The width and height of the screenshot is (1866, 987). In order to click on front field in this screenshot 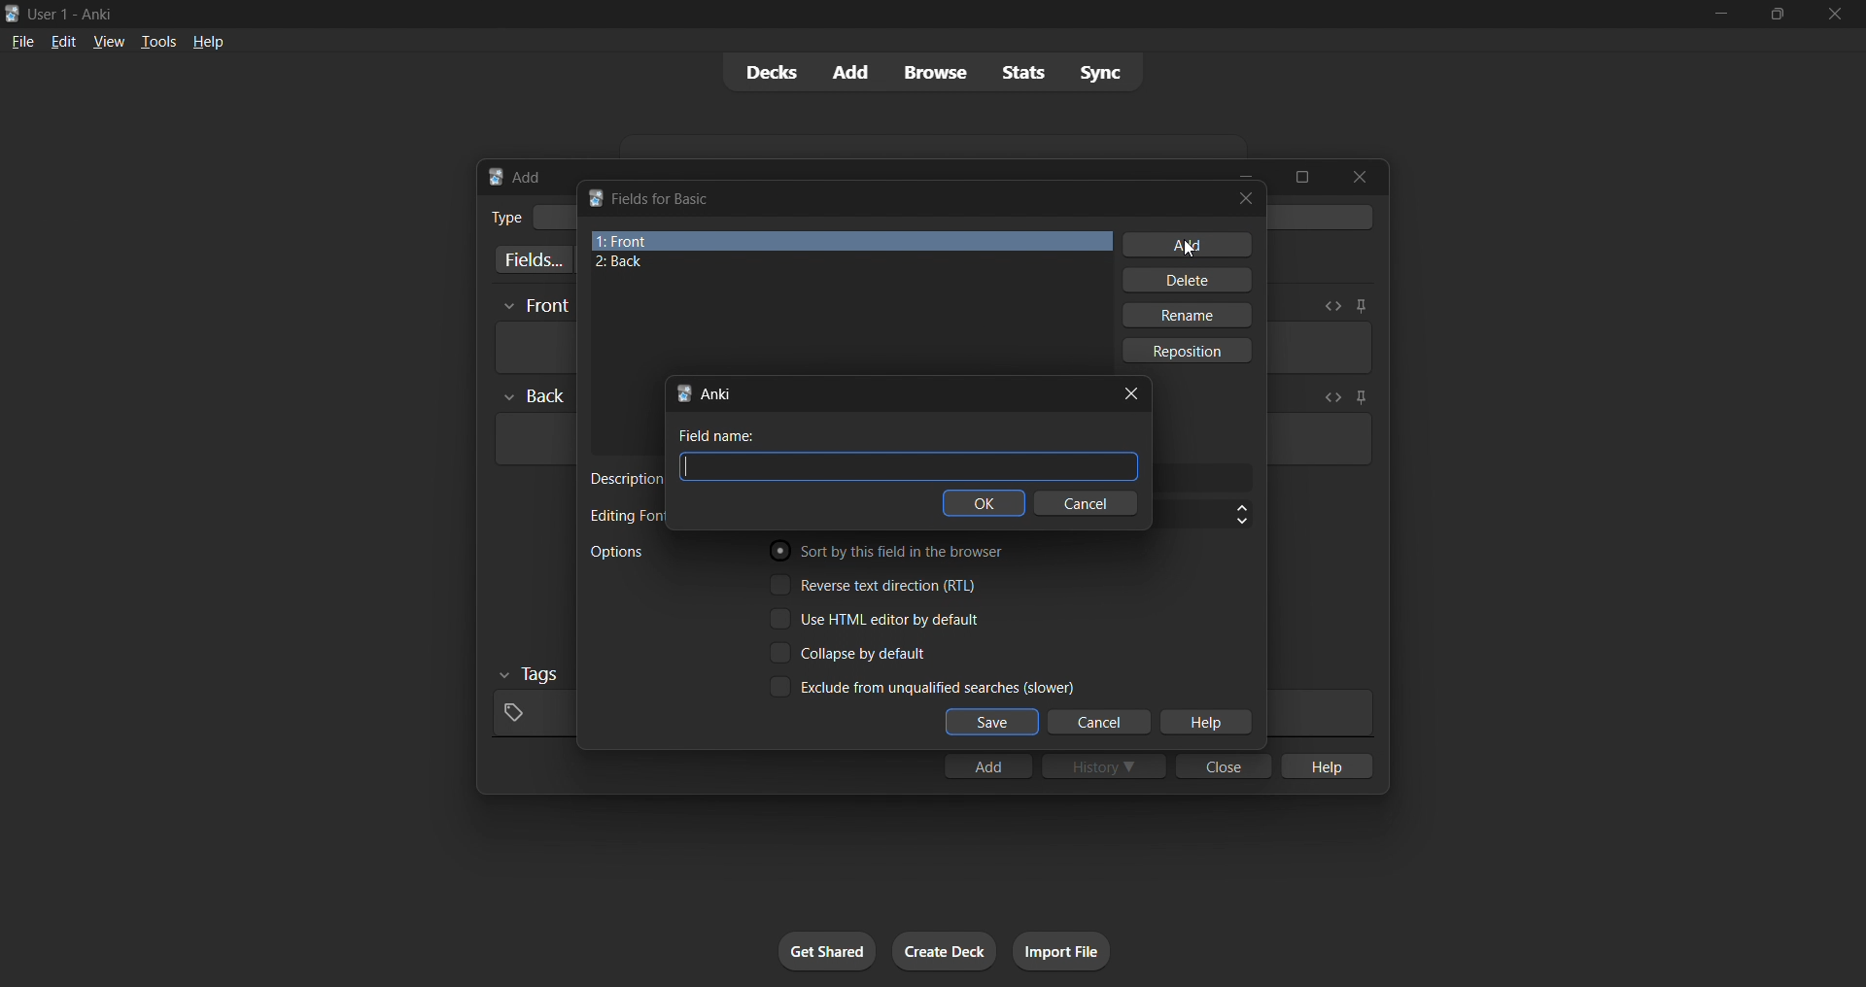, I will do `click(851, 241)`.